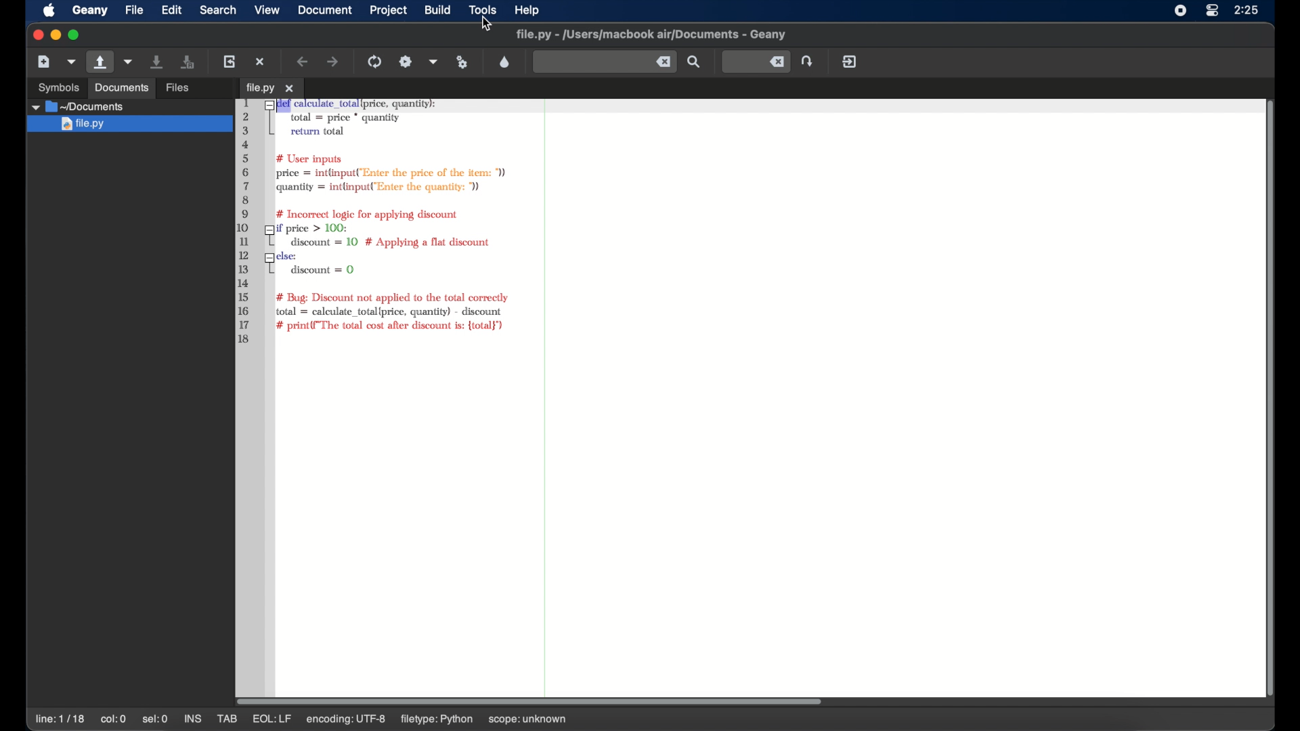 This screenshot has height=731, width=1300. What do you see at coordinates (1181, 10) in the screenshot?
I see `screen recorder icon` at bounding box center [1181, 10].